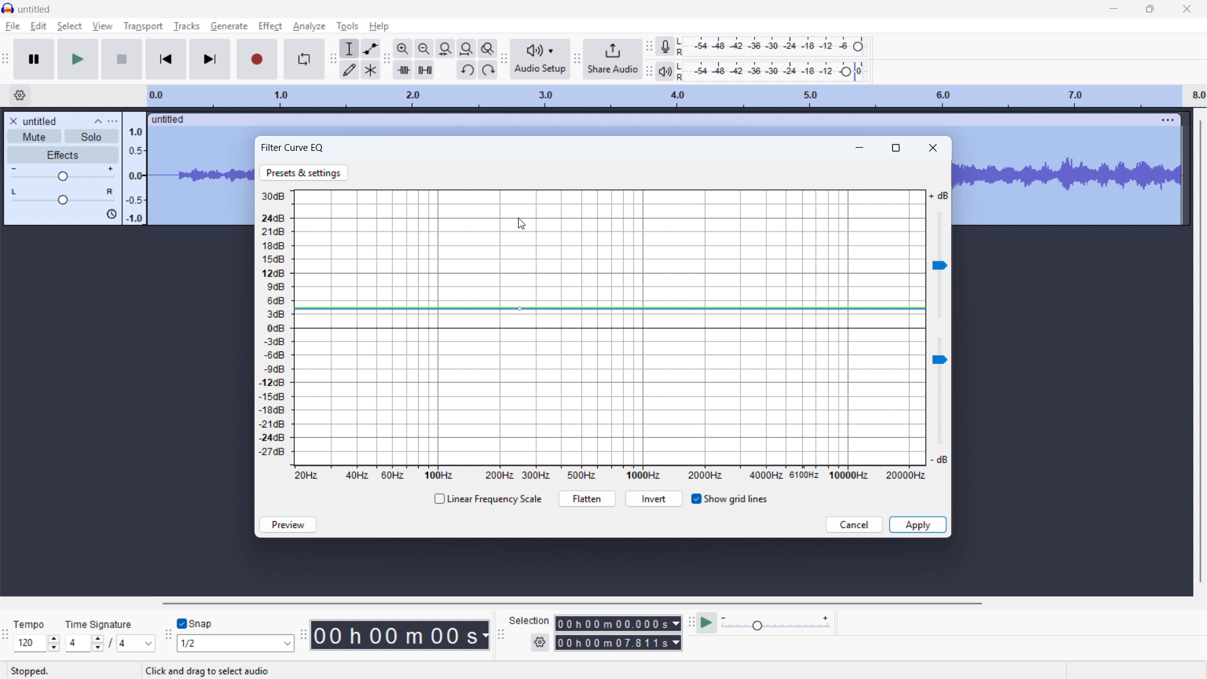  I want to click on Vertical scroll bar , so click(1201, 351).